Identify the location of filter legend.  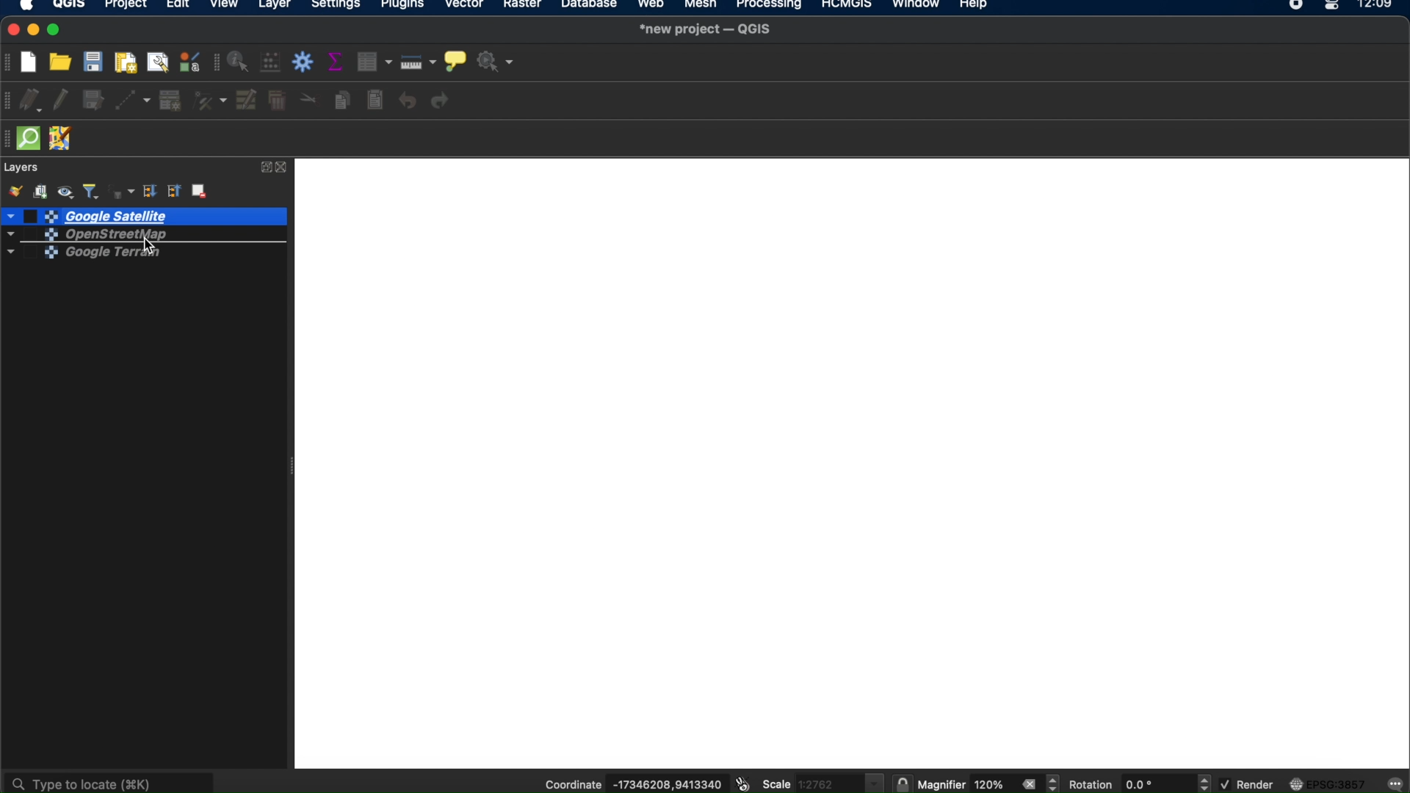
(92, 190).